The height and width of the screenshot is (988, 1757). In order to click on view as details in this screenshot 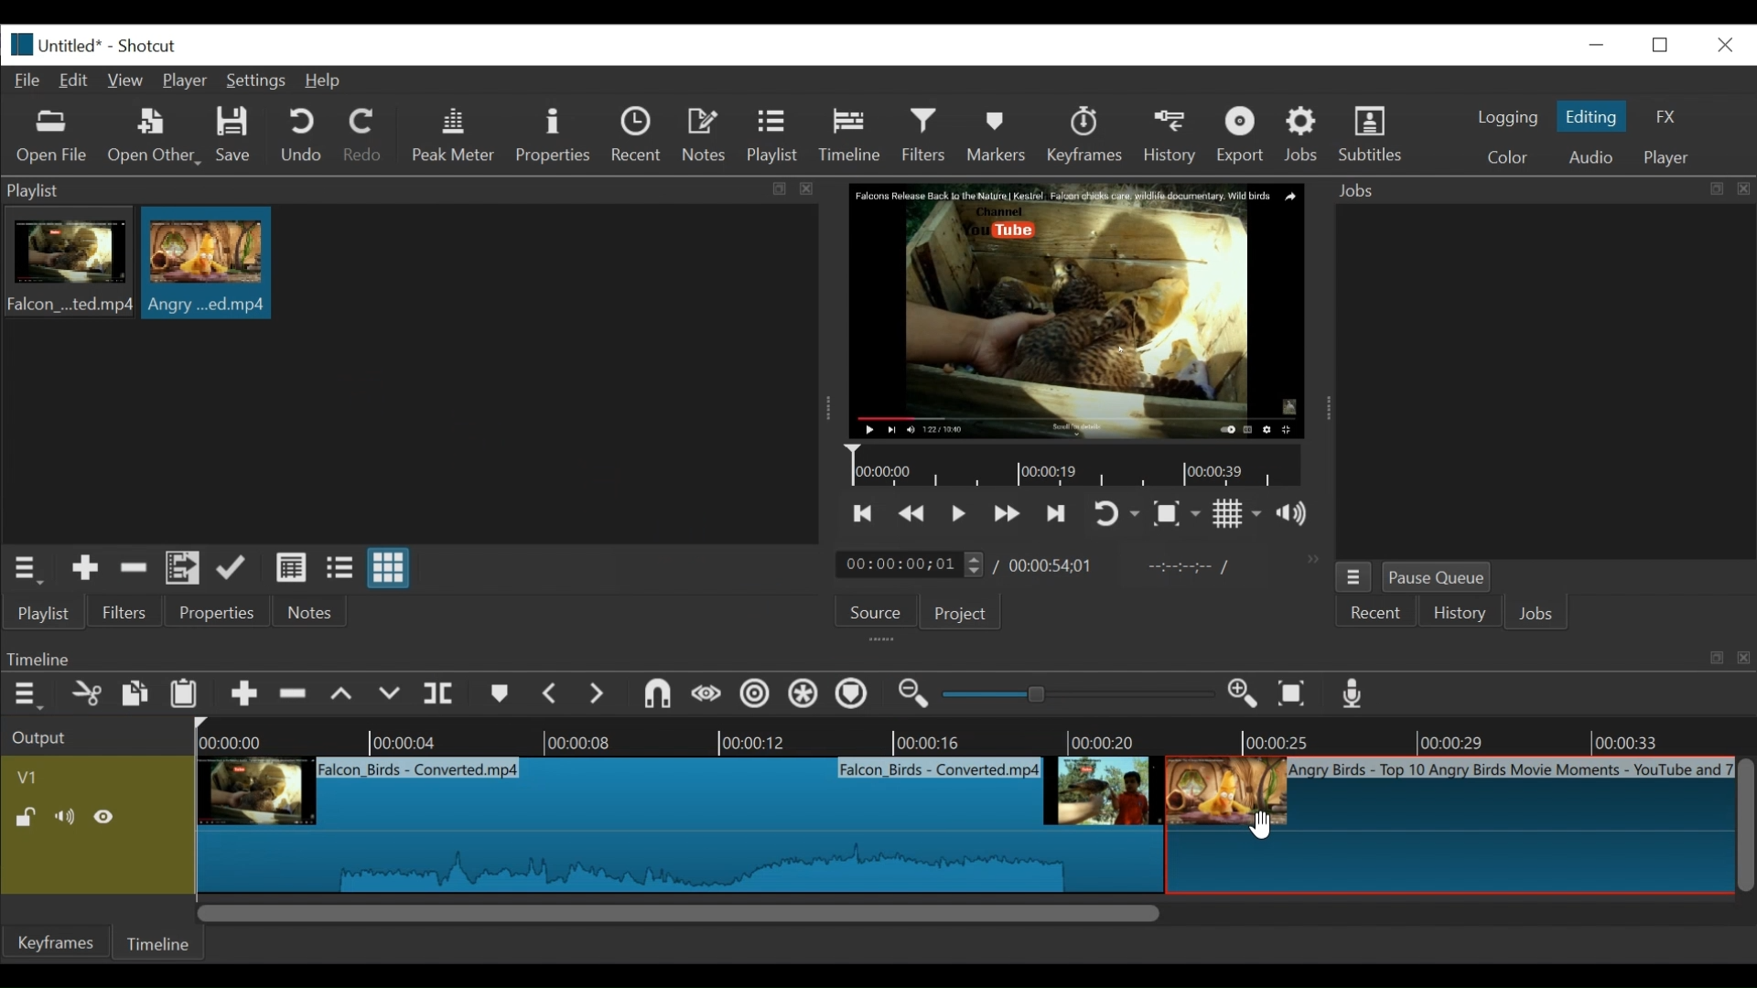, I will do `click(292, 567)`.